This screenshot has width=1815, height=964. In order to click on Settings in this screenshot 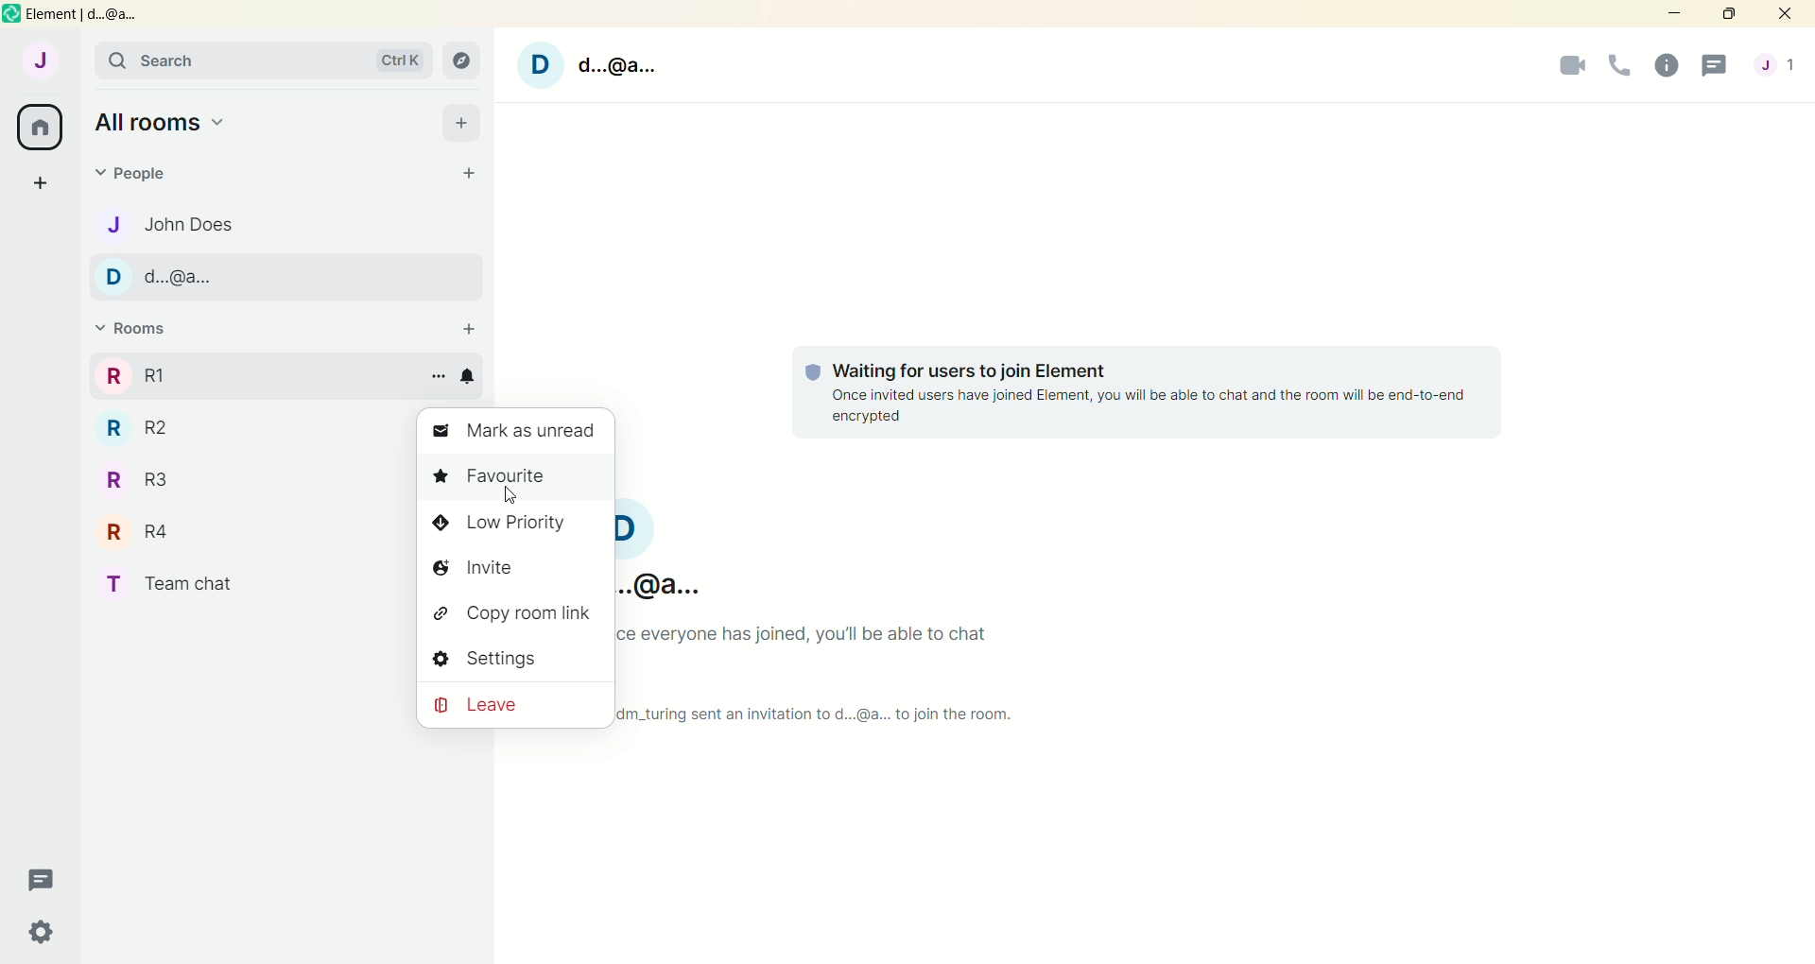, I will do `click(43, 932)`.